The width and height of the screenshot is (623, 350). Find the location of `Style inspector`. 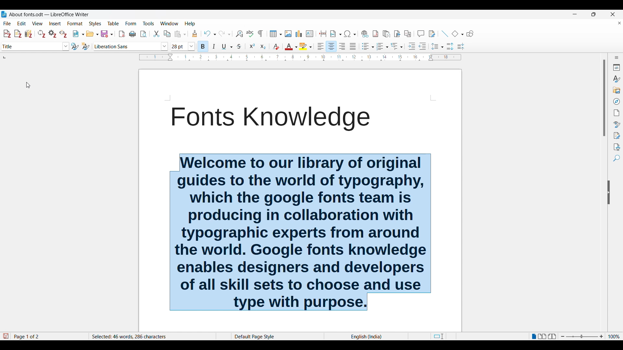

Style inspector is located at coordinates (617, 124).